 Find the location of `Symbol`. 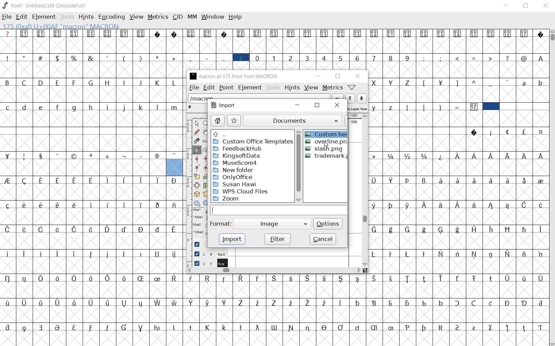

Symbol is located at coordinates (158, 205).